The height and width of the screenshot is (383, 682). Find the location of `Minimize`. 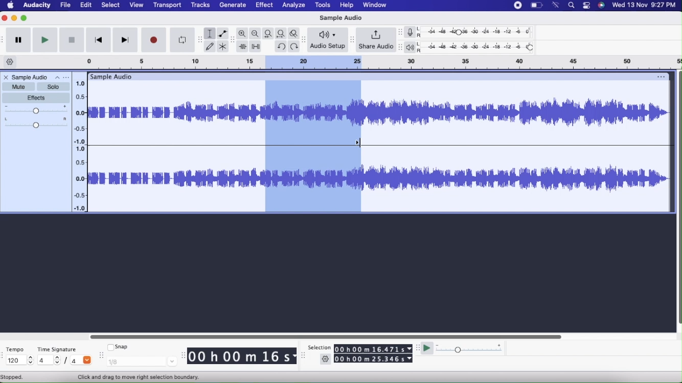

Minimize is located at coordinates (14, 18).